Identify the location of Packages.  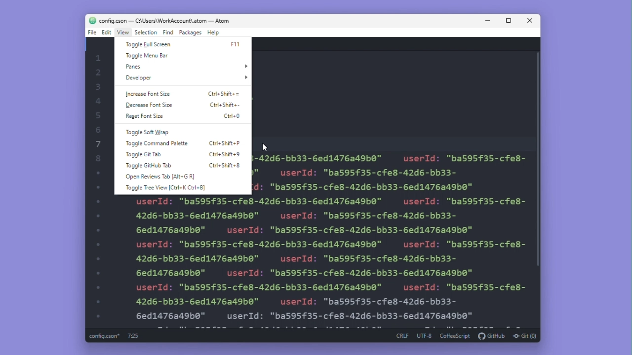
(190, 33).